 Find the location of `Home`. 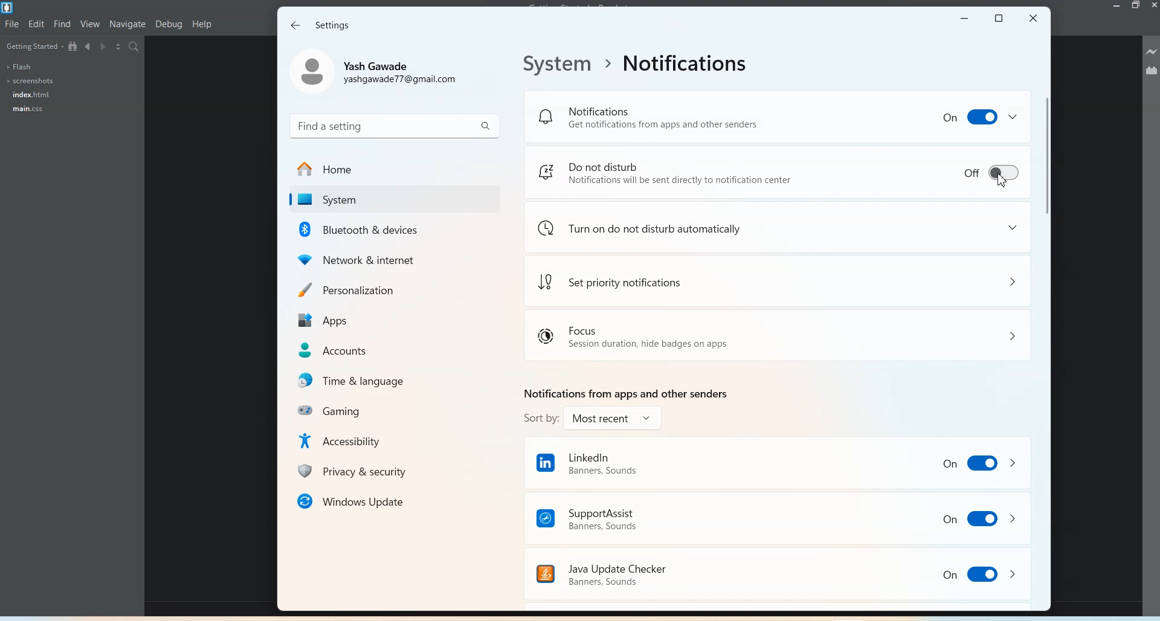

Home is located at coordinates (389, 169).